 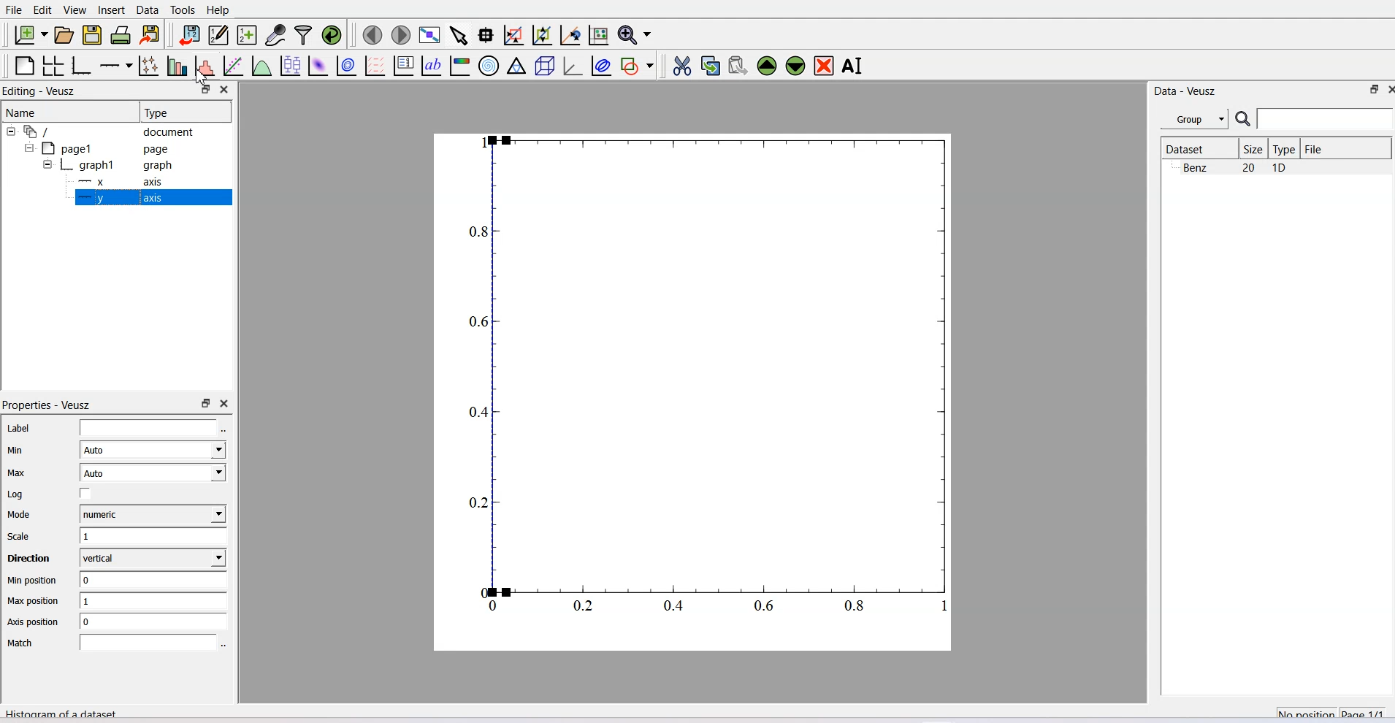 What do you see at coordinates (431, 36) in the screenshot?
I see `View plot full screen` at bounding box center [431, 36].